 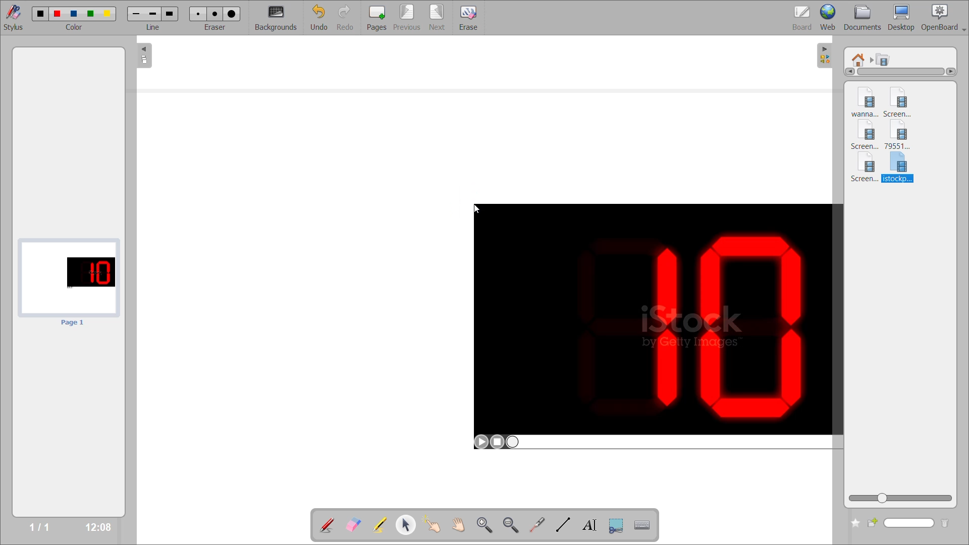 I want to click on page preview, so click(x=69, y=282).